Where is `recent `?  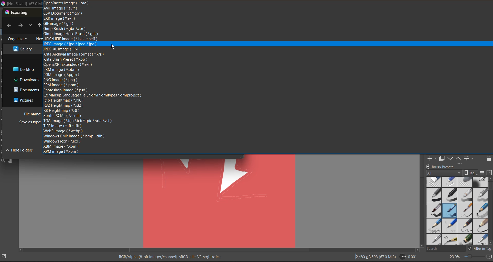
recent  is located at coordinates (31, 26).